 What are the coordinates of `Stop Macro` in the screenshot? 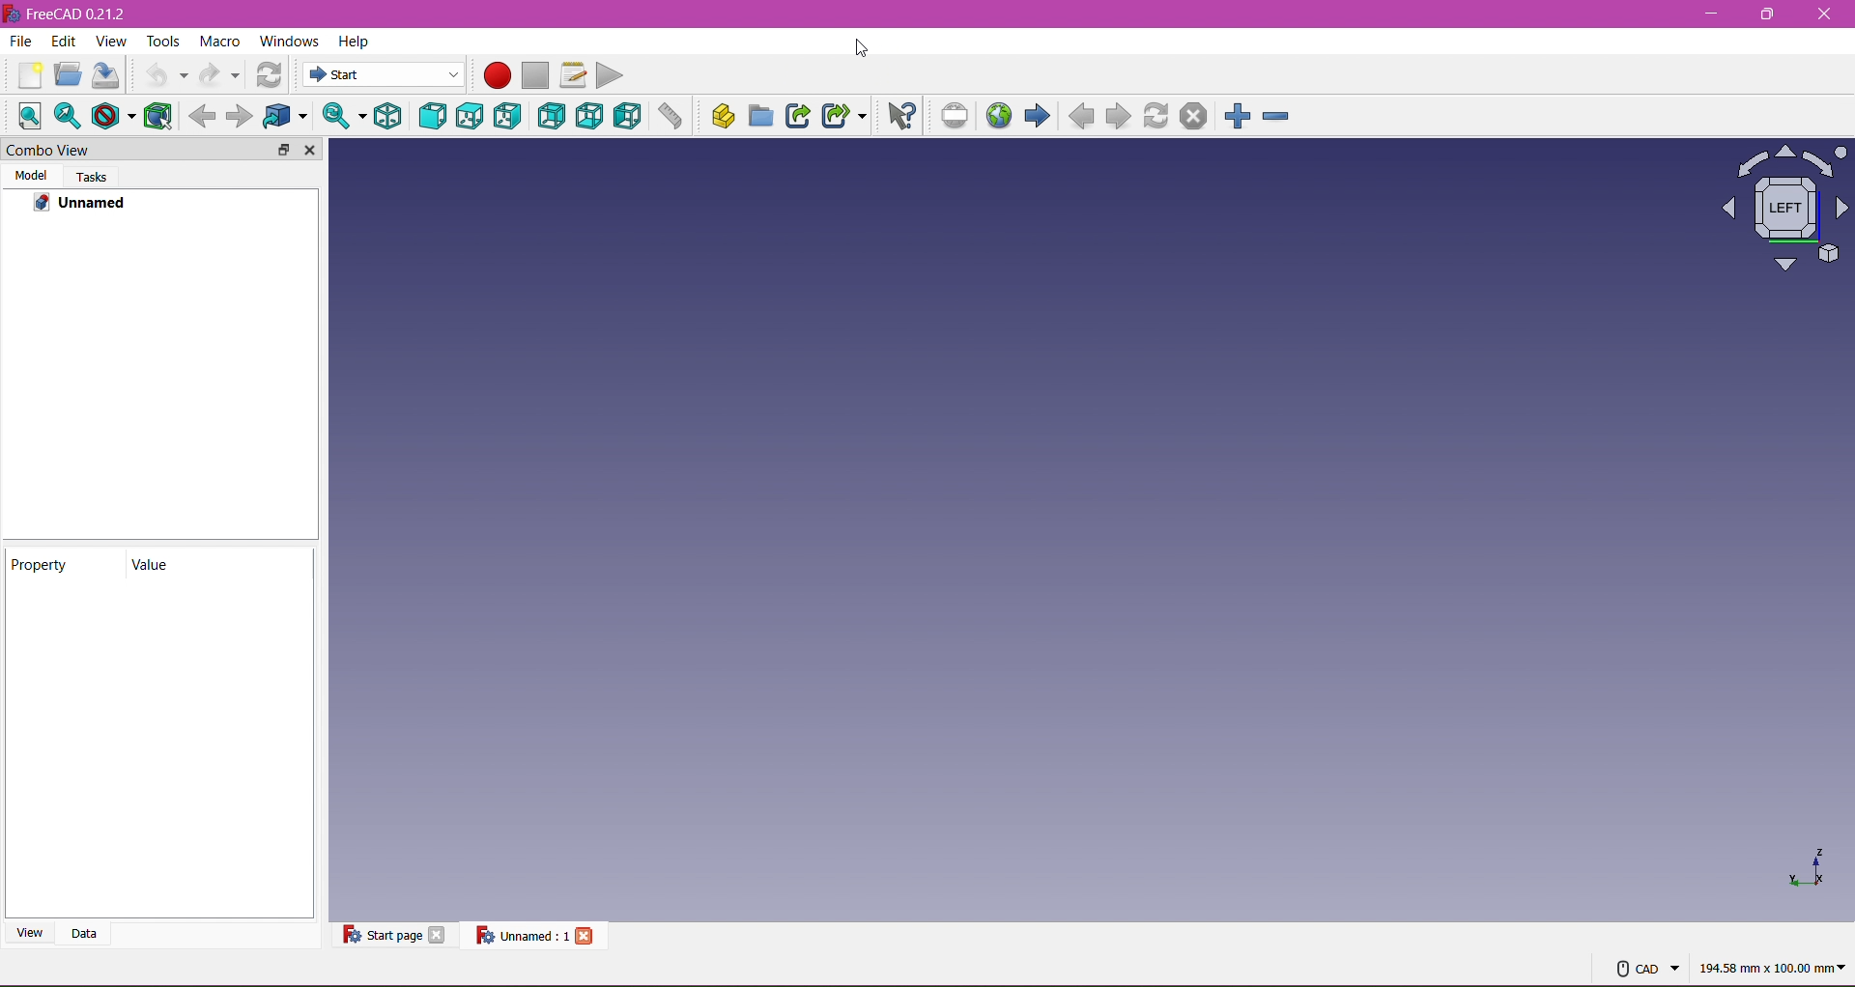 It's located at (535, 75).